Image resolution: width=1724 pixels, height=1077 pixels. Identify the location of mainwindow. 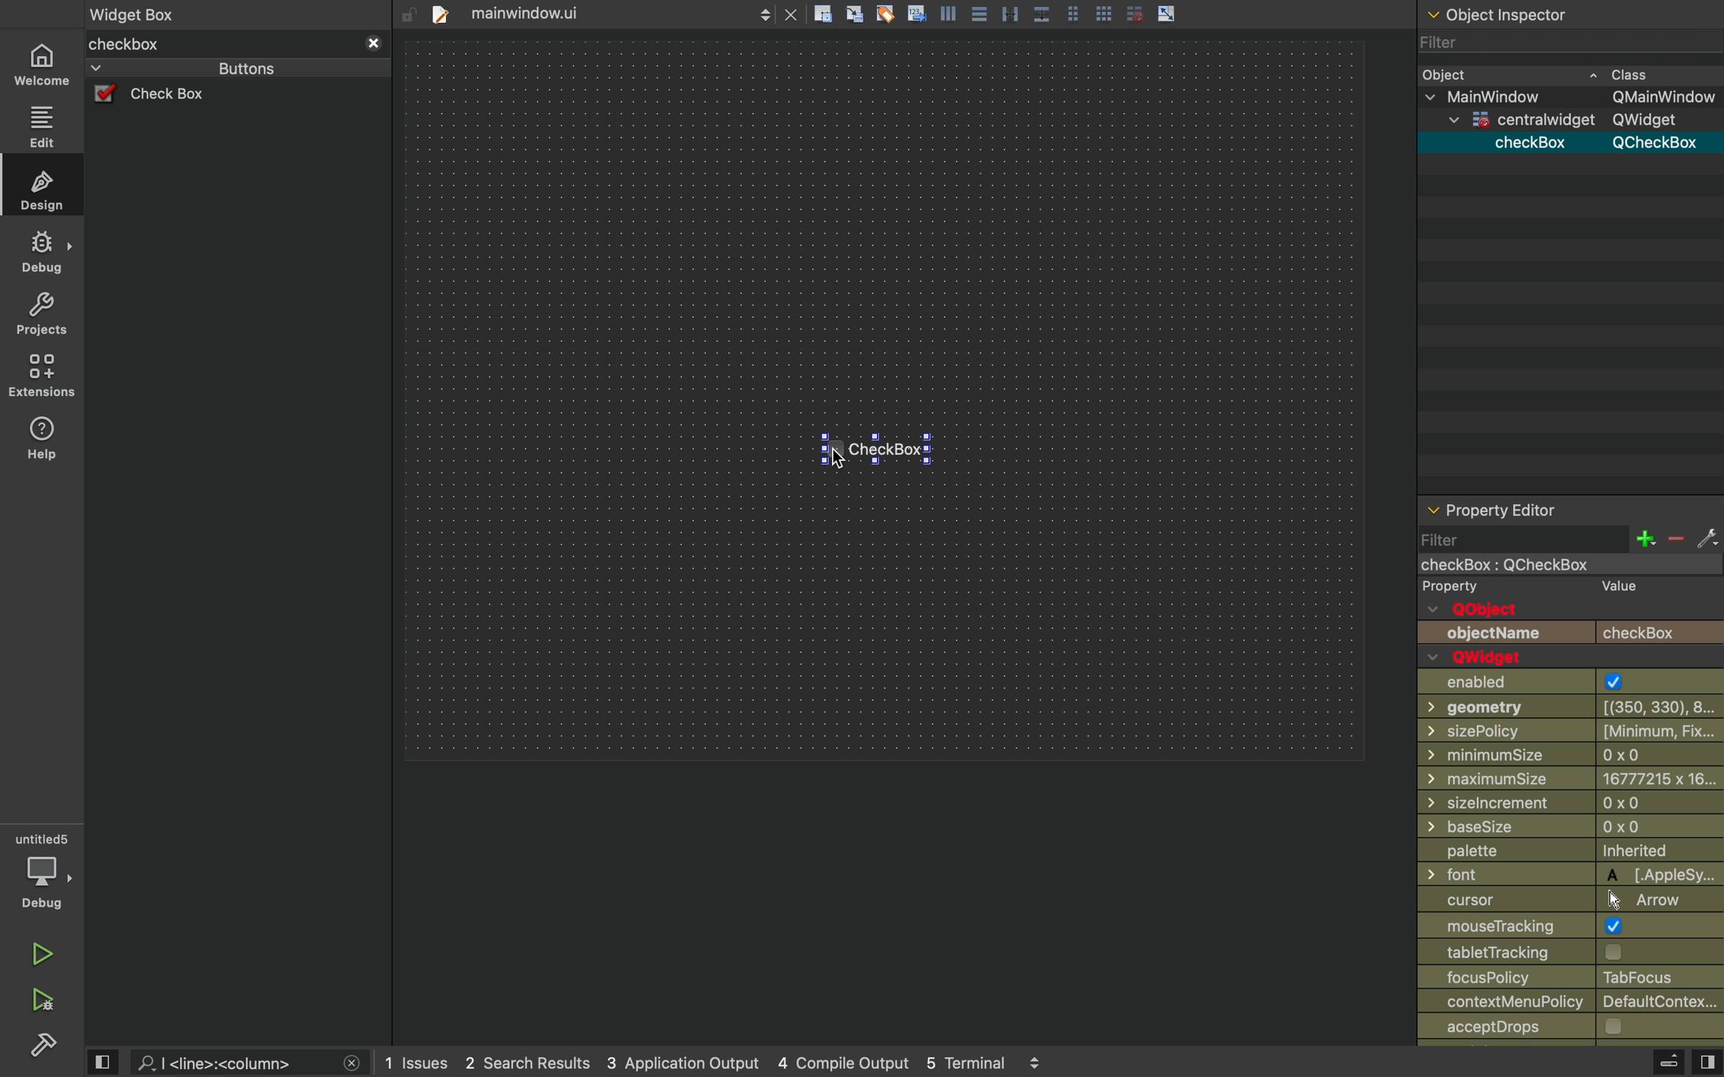
(1551, 566).